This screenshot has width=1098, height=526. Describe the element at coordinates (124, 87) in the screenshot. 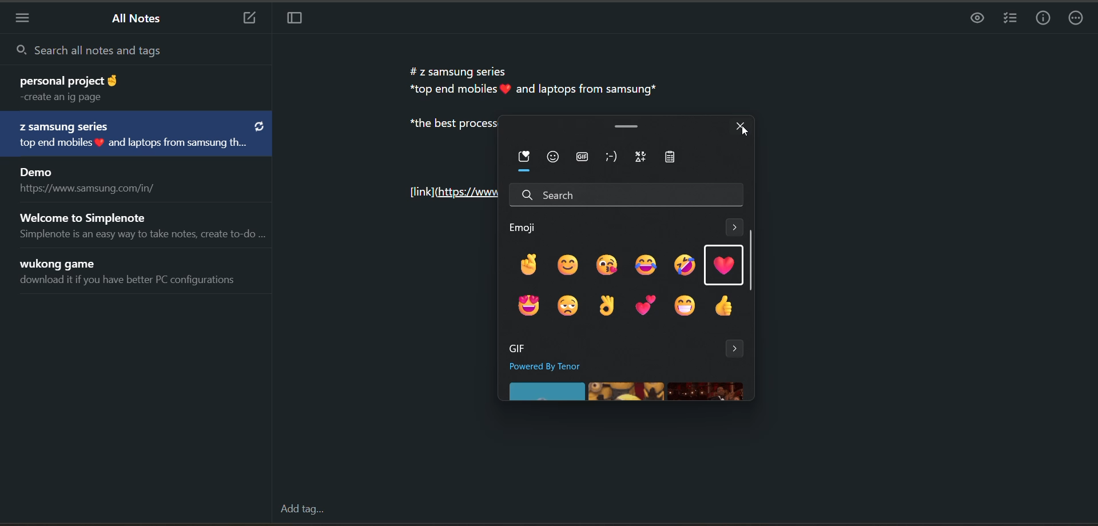

I see `note title and preview` at that location.